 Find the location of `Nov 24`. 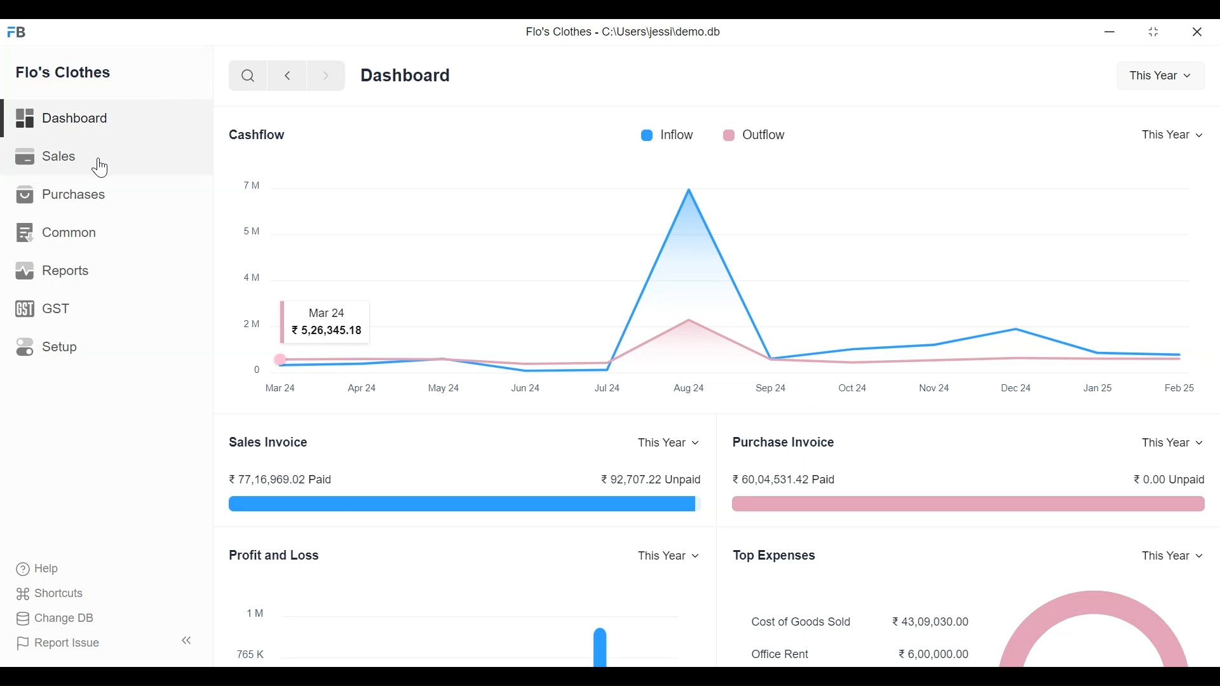

Nov 24 is located at coordinates (935, 389).